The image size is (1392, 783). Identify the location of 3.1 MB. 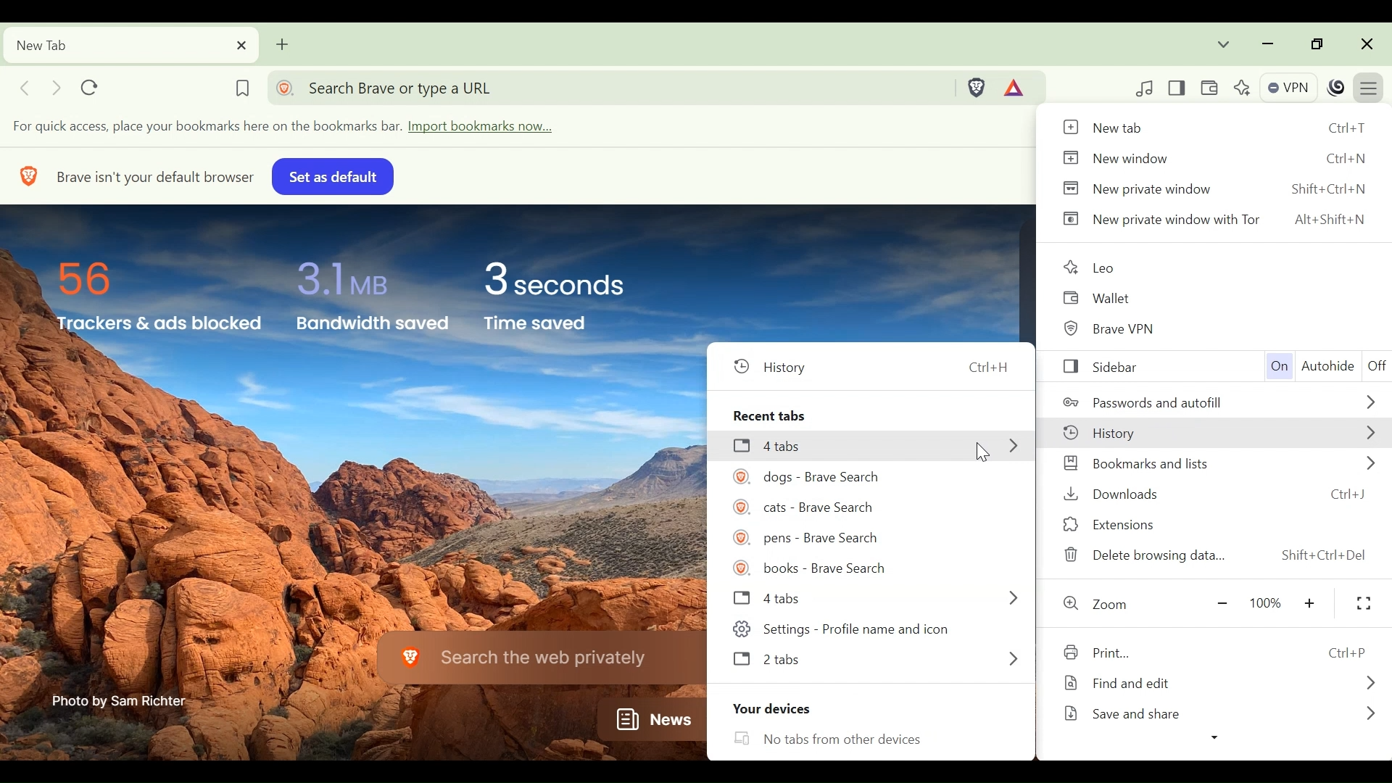
(340, 275).